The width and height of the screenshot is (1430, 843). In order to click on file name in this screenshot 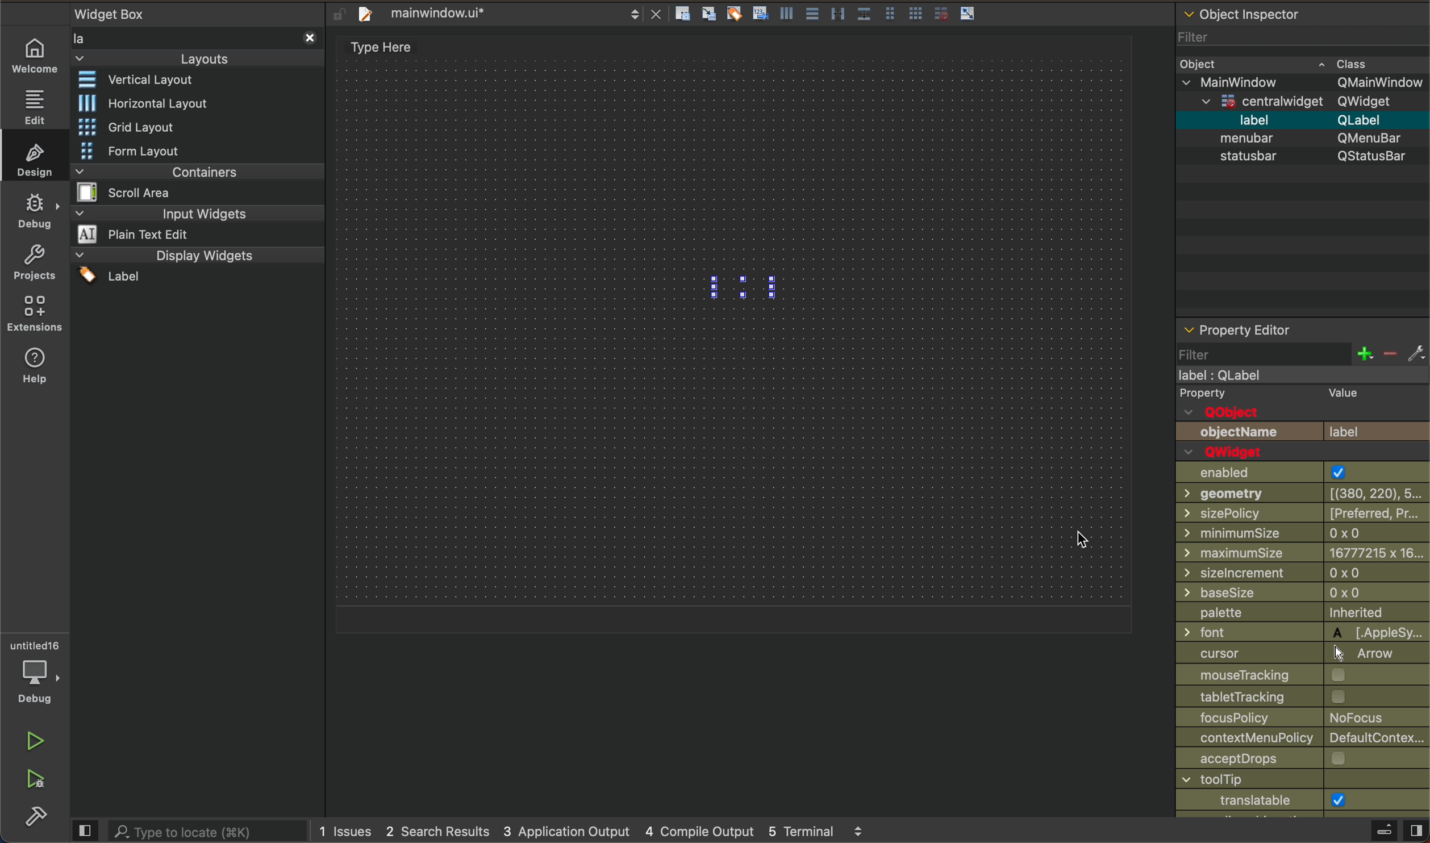, I will do `click(494, 13)`.